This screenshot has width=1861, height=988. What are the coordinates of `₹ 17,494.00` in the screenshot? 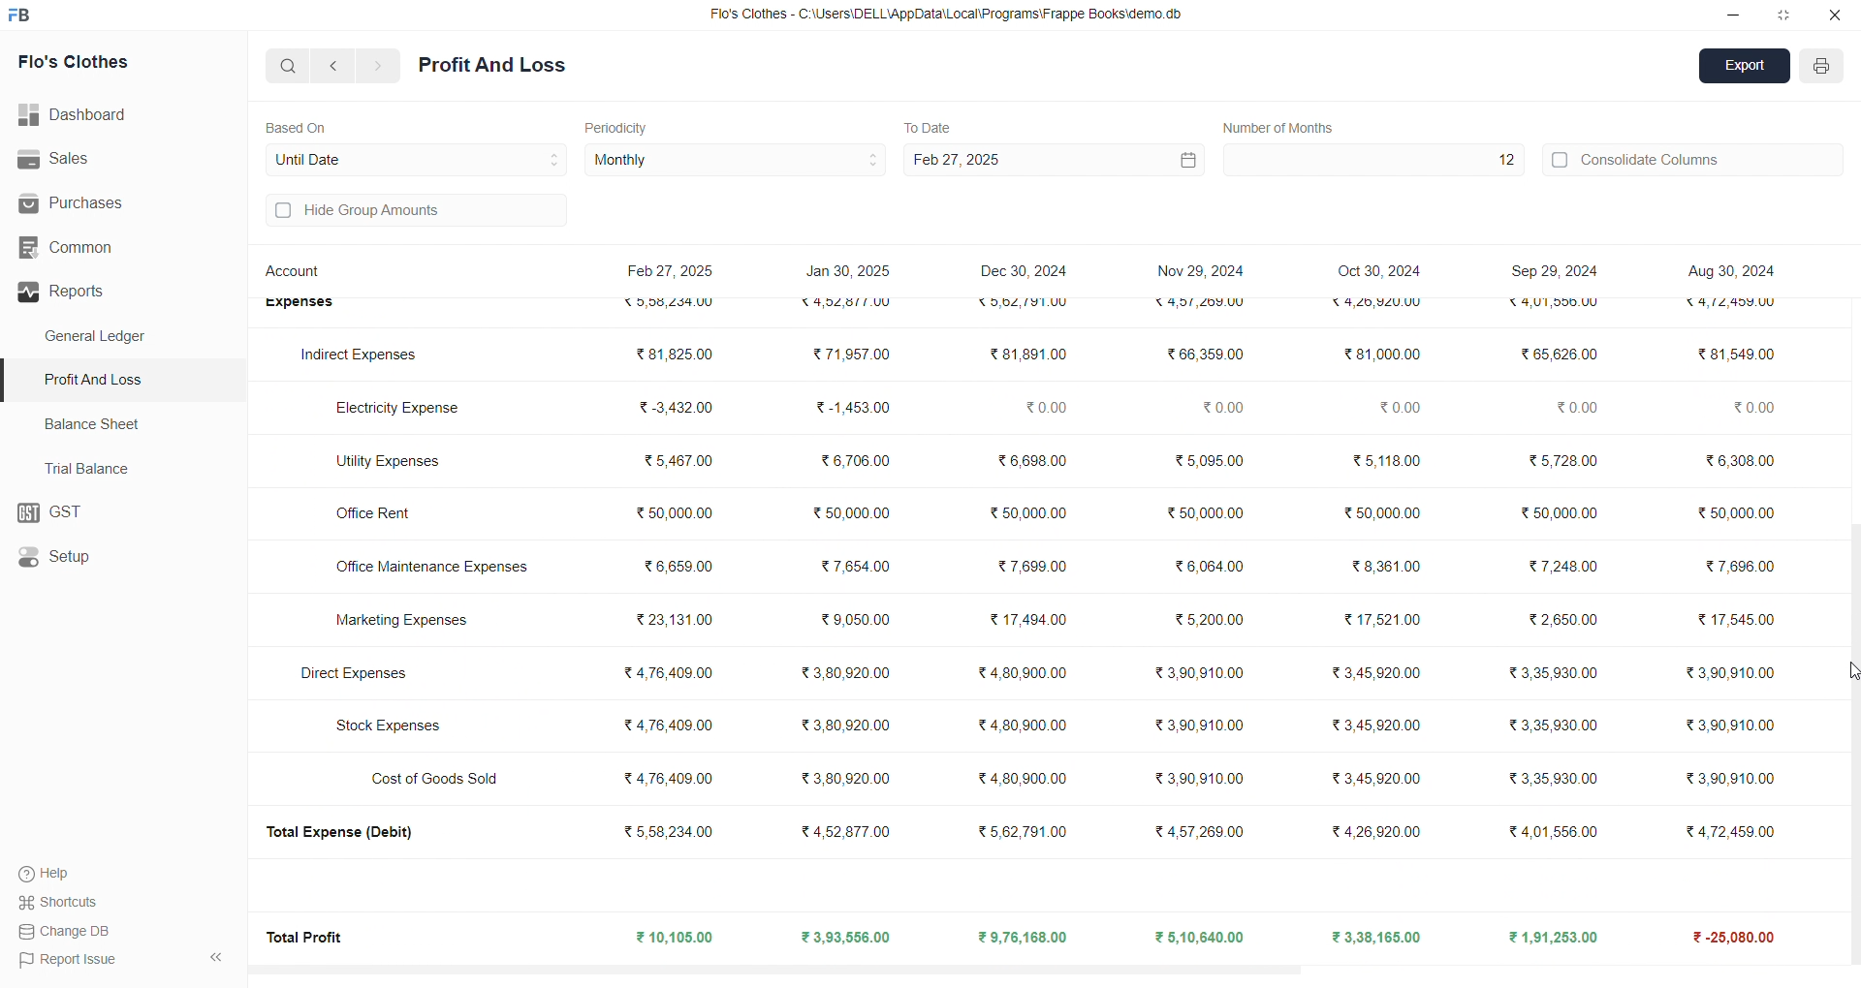 It's located at (1025, 616).